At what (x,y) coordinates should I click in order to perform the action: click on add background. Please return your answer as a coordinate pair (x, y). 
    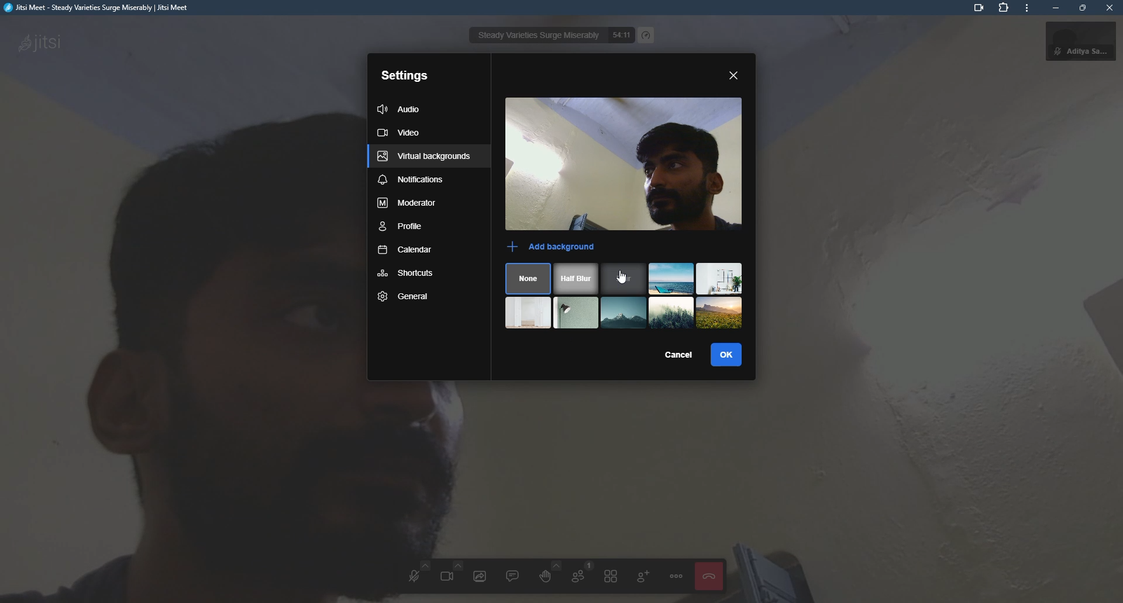
    Looking at the image, I should click on (553, 248).